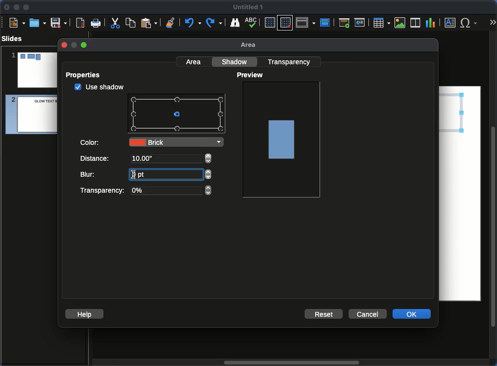 Image resolution: width=497 pixels, height=366 pixels. Describe the element at coordinates (145, 191) in the screenshot. I see `Transparency` at that location.